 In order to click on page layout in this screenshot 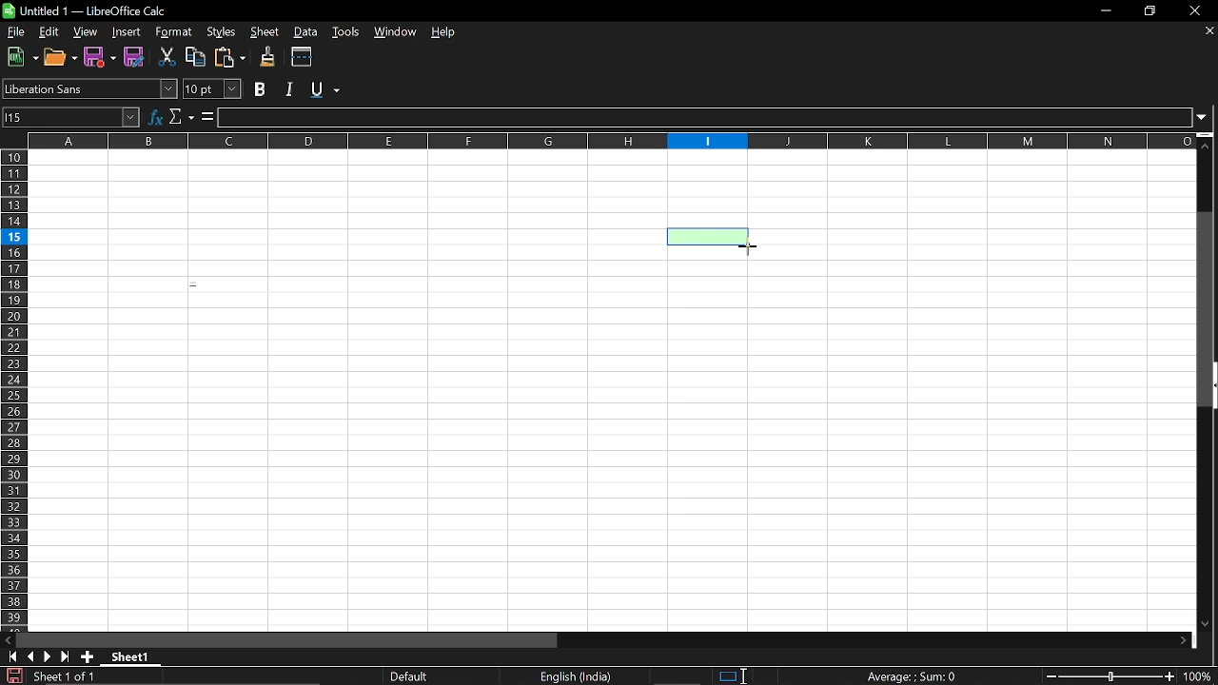, I will do `click(411, 675)`.